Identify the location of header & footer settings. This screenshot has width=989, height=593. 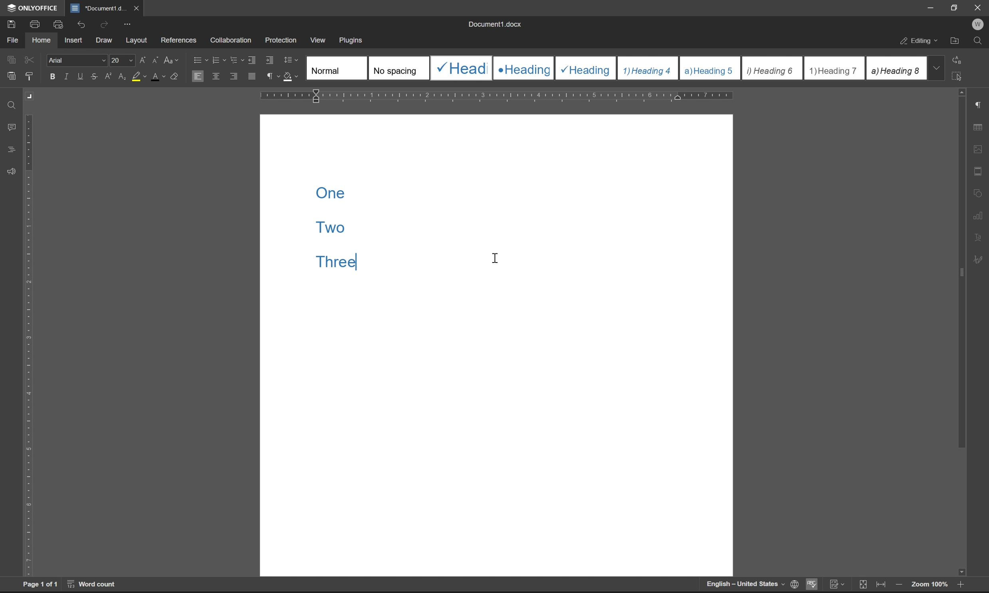
(977, 171).